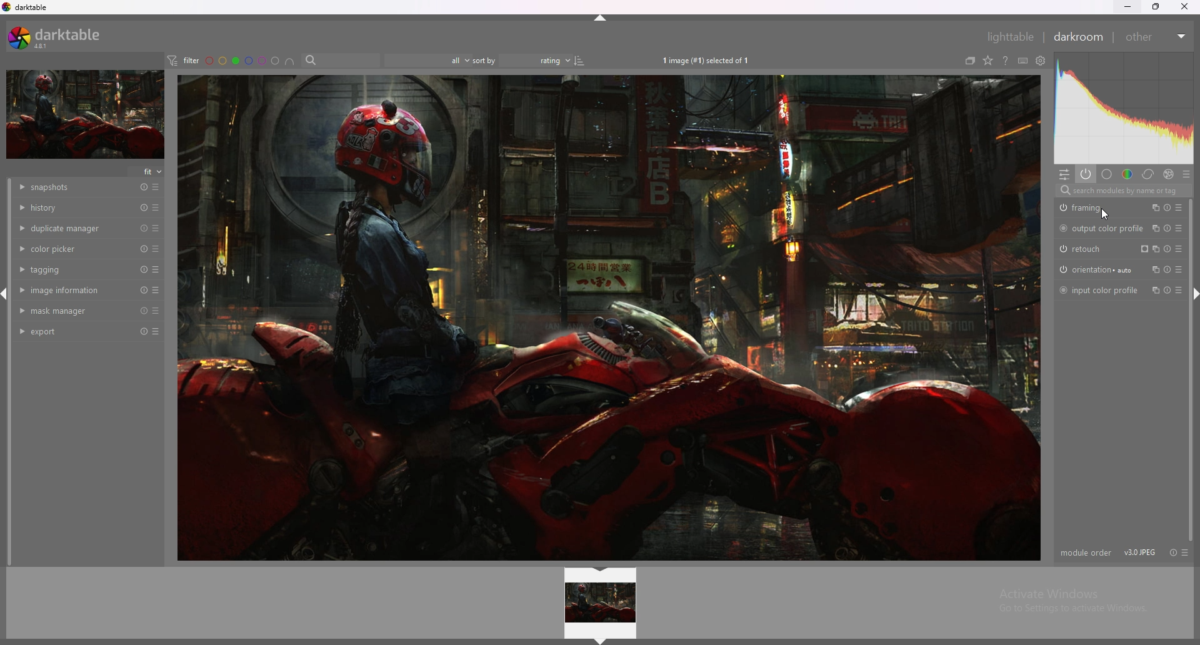 This screenshot has width=1200, height=645. I want to click on presets, so click(156, 290).